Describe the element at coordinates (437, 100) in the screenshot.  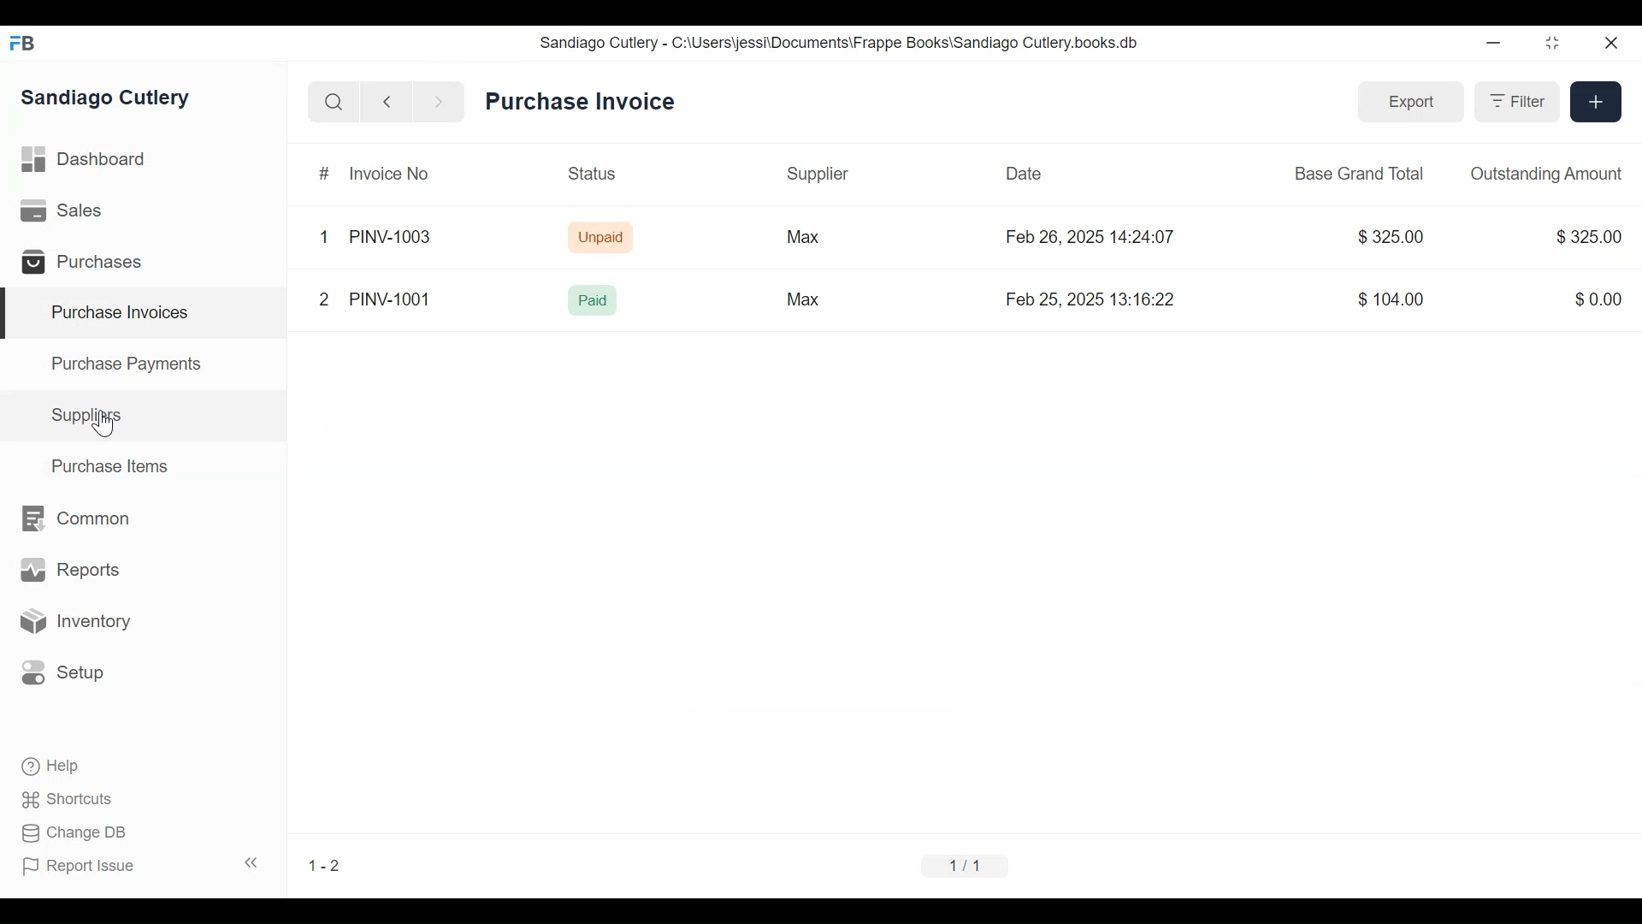
I see `next` at that location.